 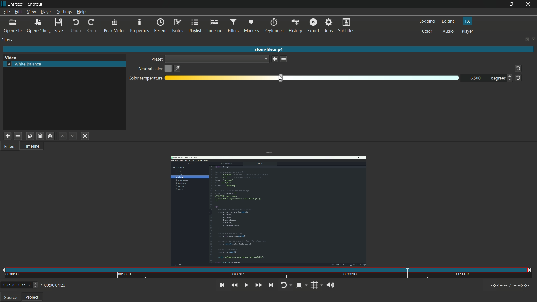 I want to click on save filter set, so click(x=51, y=136).